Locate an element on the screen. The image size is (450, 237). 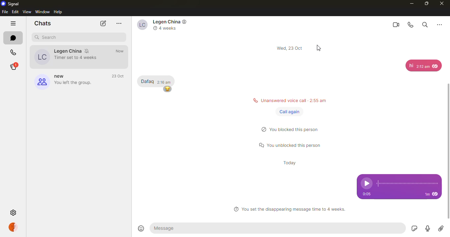
sticker is located at coordinates (415, 228).